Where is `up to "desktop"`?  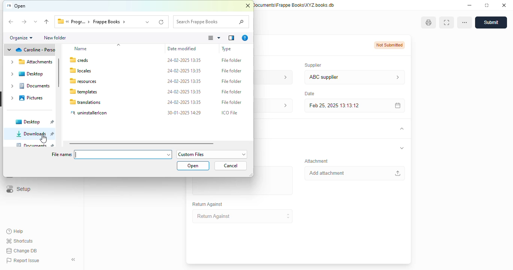 up to "desktop" is located at coordinates (47, 22).